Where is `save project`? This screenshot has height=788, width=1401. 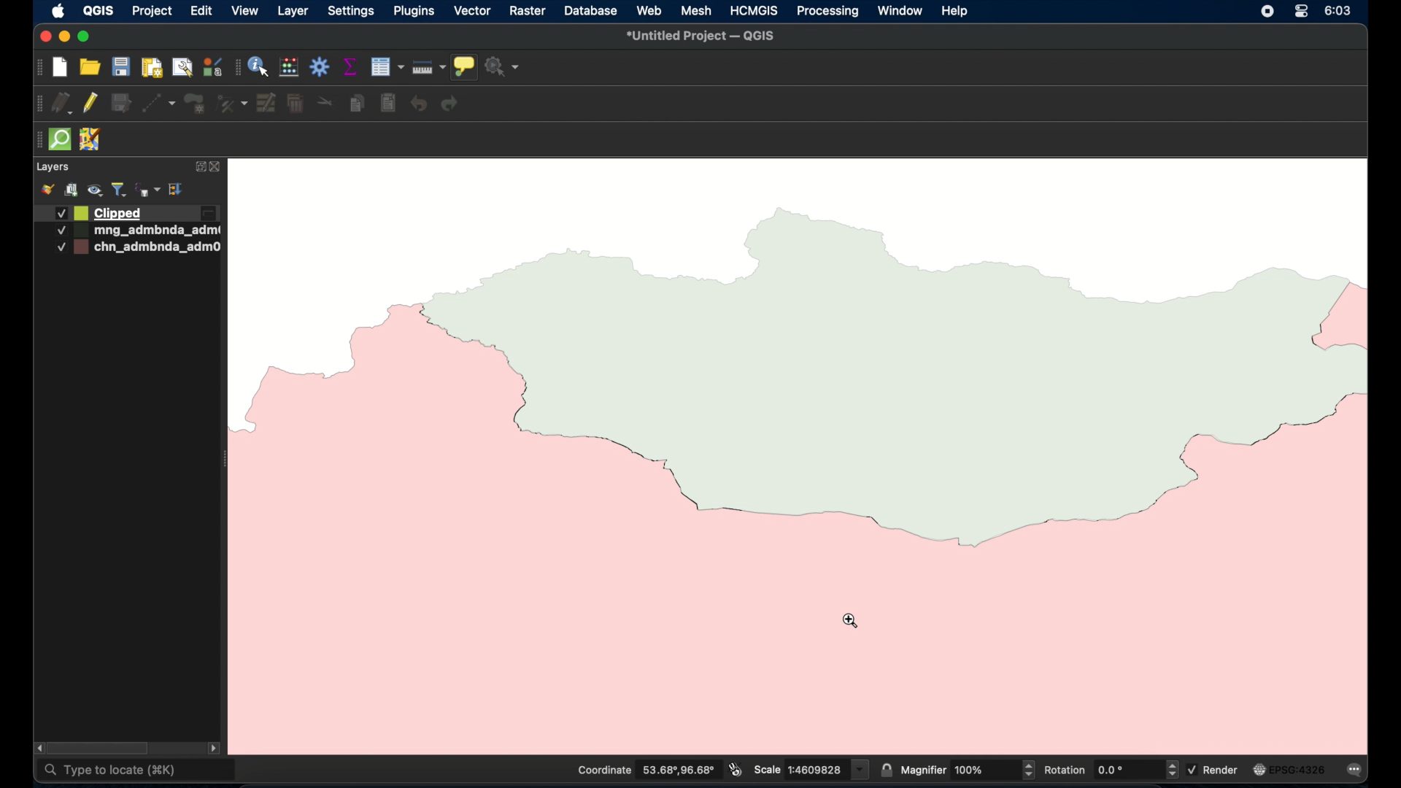 save project is located at coordinates (120, 66).